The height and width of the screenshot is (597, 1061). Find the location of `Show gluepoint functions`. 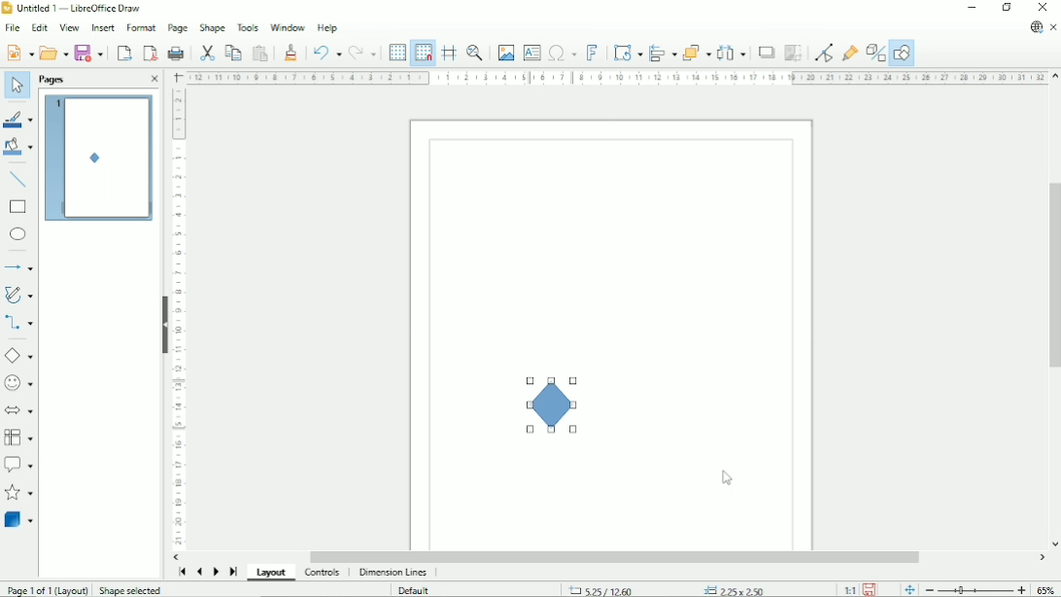

Show gluepoint functions is located at coordinates (850, 52).